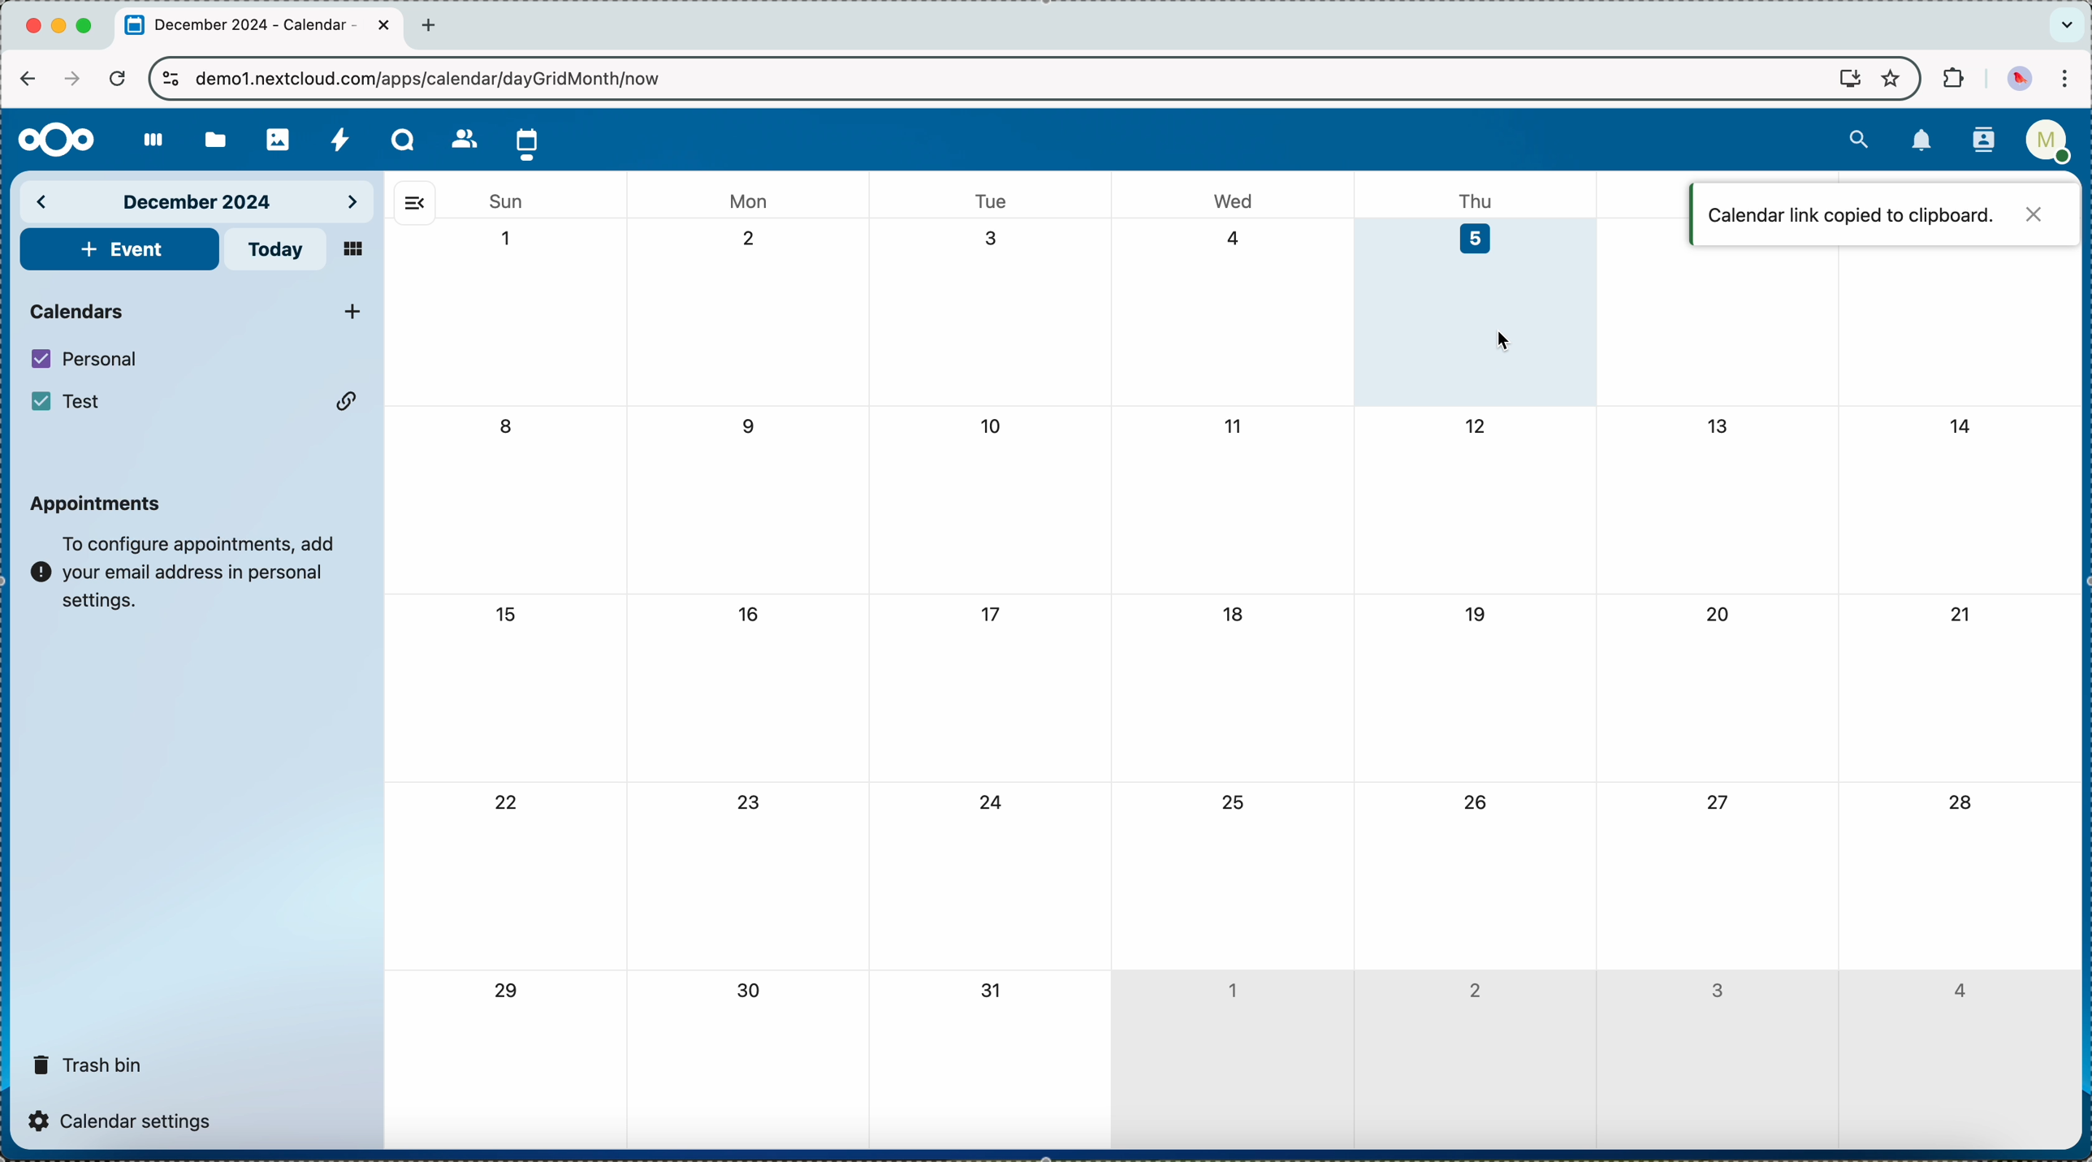  I want to click on 24, so click(992, 804).